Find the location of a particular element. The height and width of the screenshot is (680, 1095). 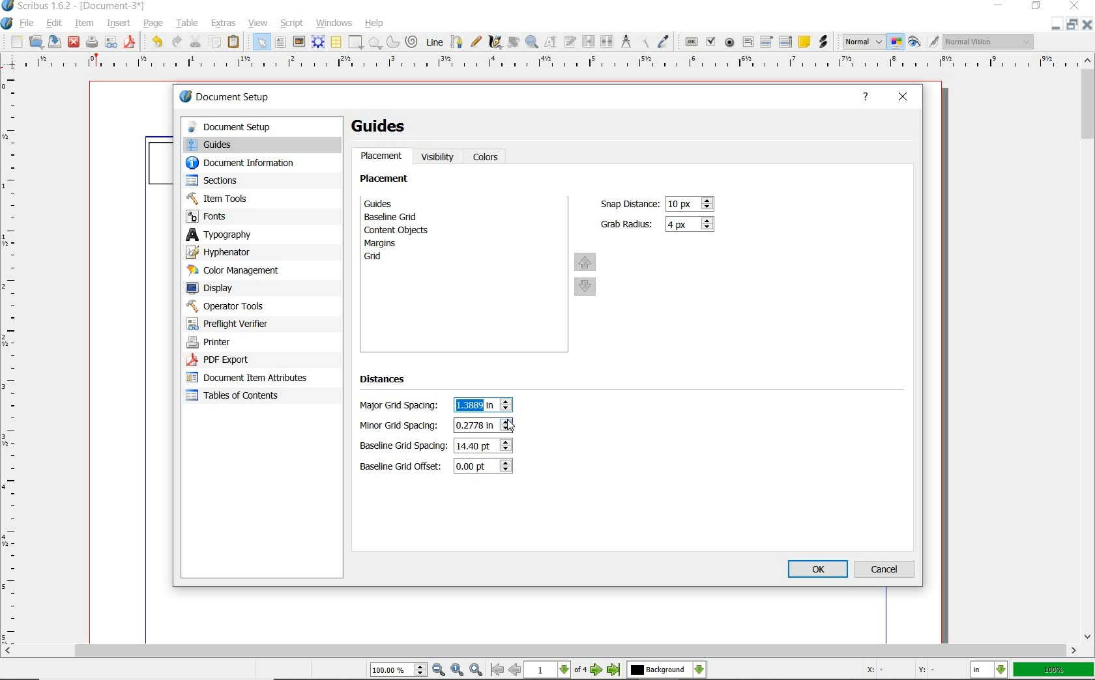

distances is located at coordinates (388, 382).